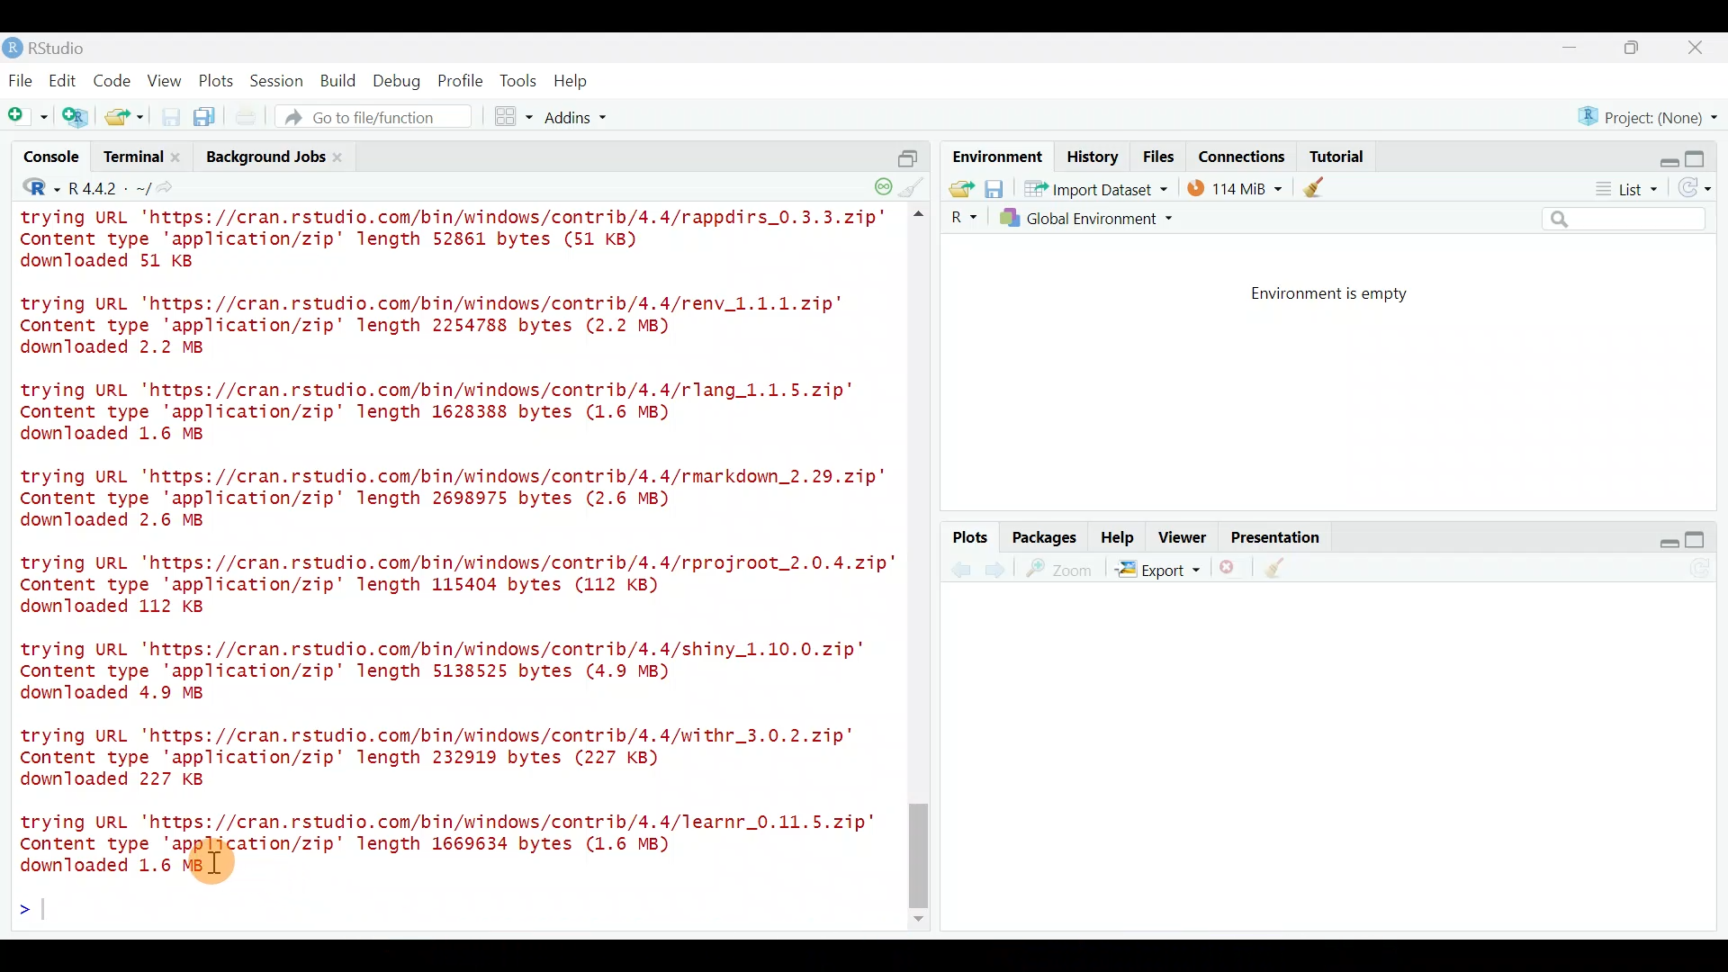 The width and height of the screenshot is (1728, 972). Describe the element at coordinates (573, 81) in the screenshot. I see `Help` at that location.